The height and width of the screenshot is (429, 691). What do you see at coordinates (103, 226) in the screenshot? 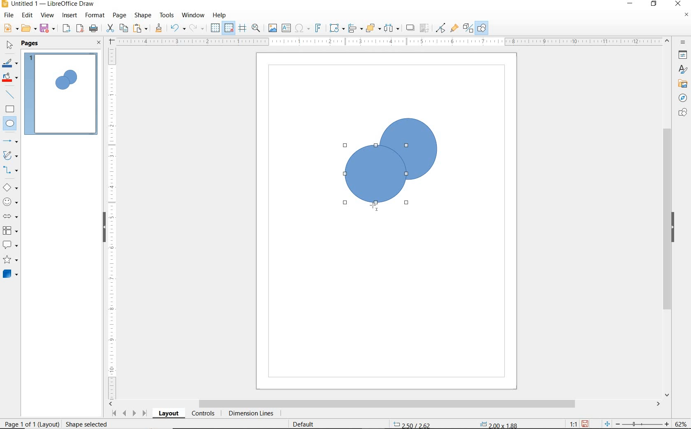
I see `HIDE` at bounding box center [103, 226].